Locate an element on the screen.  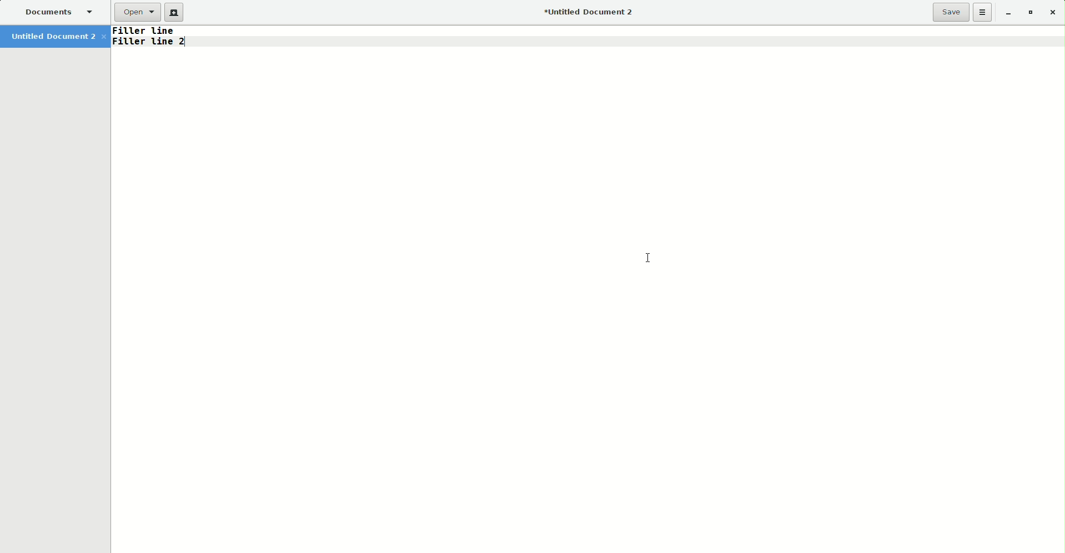
Save is located at coordinates (951, 12).